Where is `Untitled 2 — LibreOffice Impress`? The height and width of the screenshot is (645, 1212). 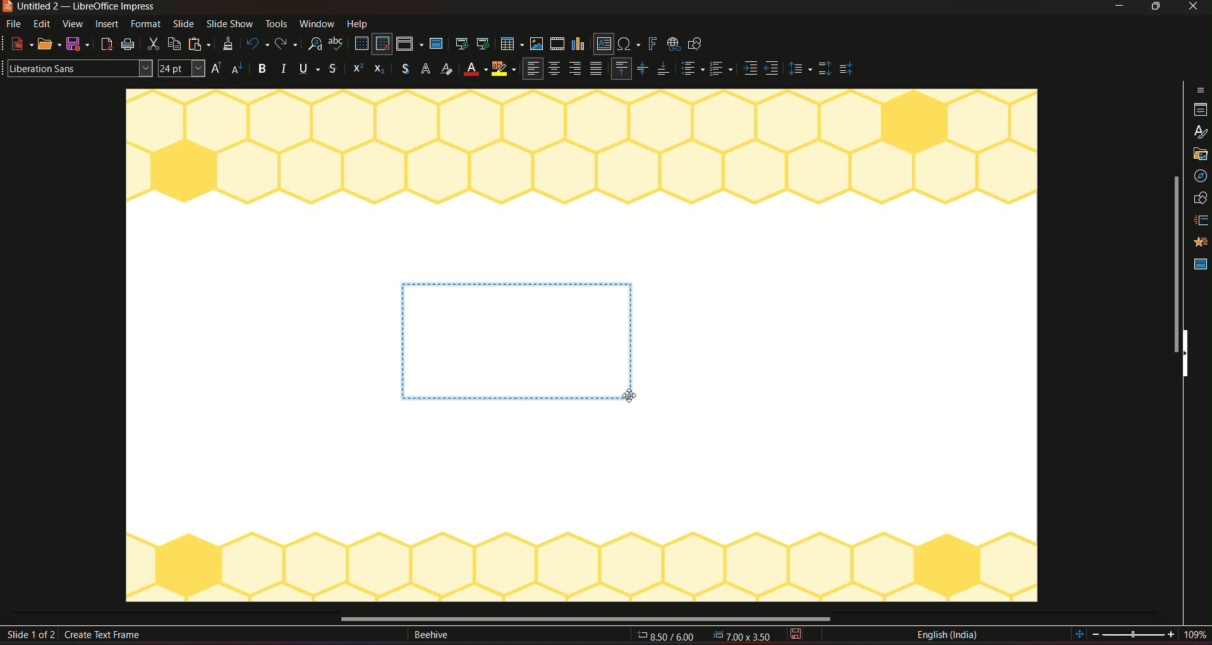
Untitled 2 — LibreOffice Impress is located at coordinates (80, 8).